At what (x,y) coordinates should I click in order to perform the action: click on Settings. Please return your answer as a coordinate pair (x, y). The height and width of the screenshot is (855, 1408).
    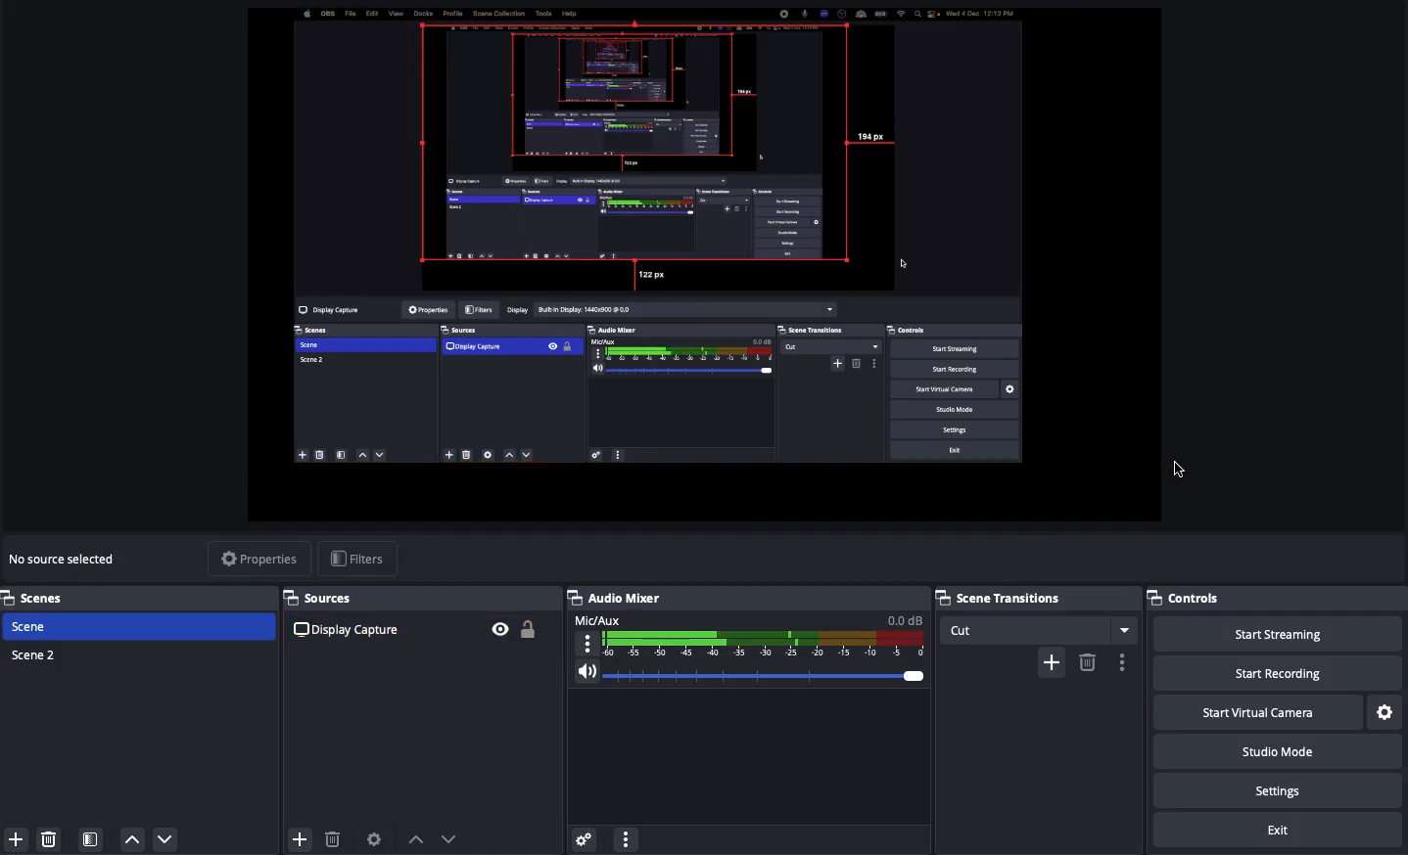
    Looking at the image, I should click on (1386, 710).